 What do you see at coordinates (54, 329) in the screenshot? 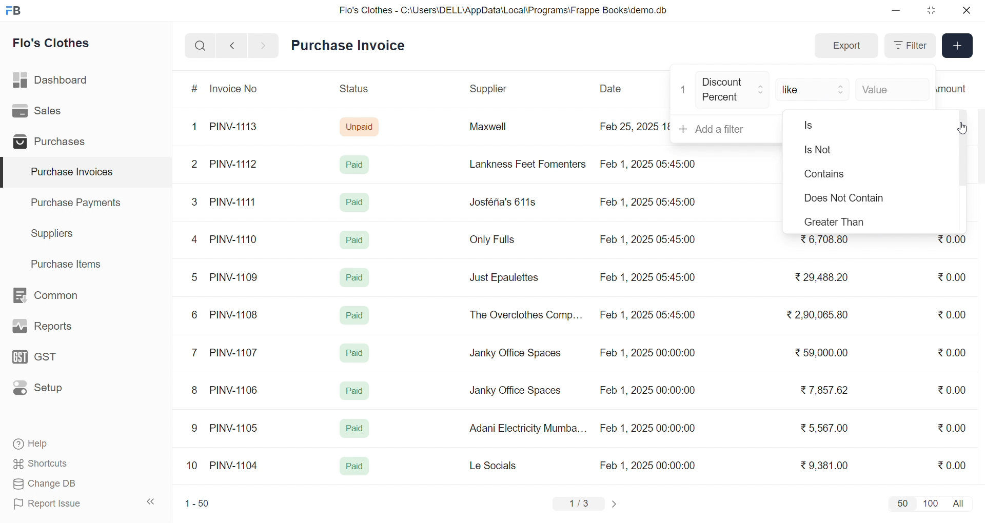
I see `Reports` at bounding box center [54, 329].